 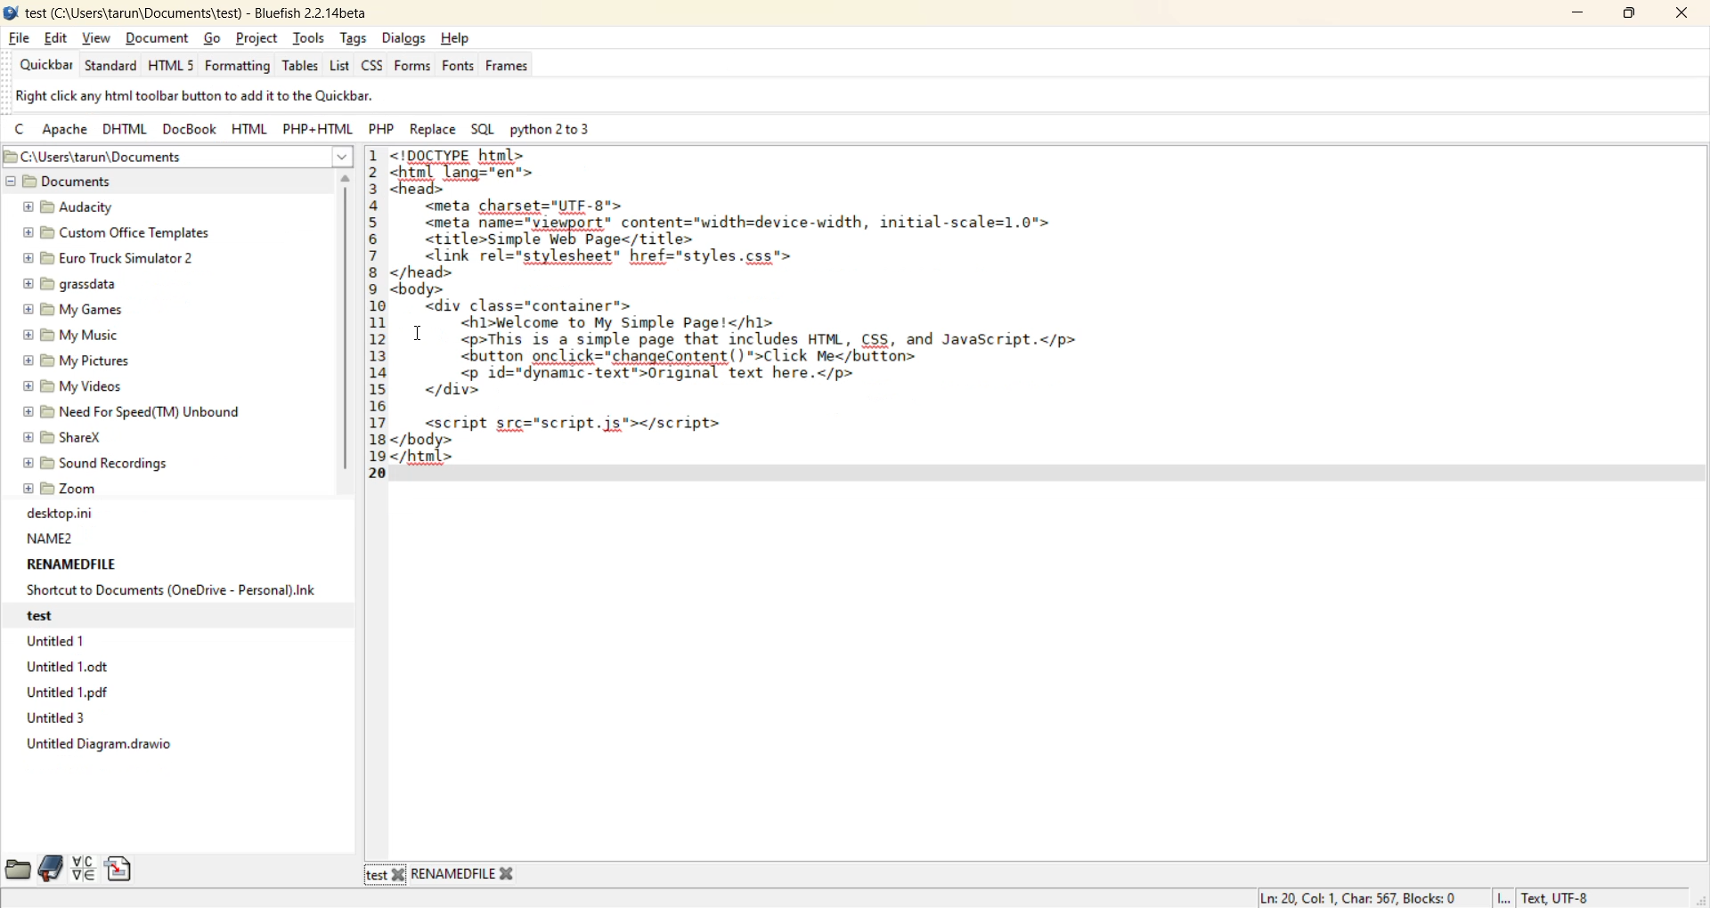 What do you see at coordinates (156, 37) in the screenshot?
I see `document` at bounding box center [156, 37].